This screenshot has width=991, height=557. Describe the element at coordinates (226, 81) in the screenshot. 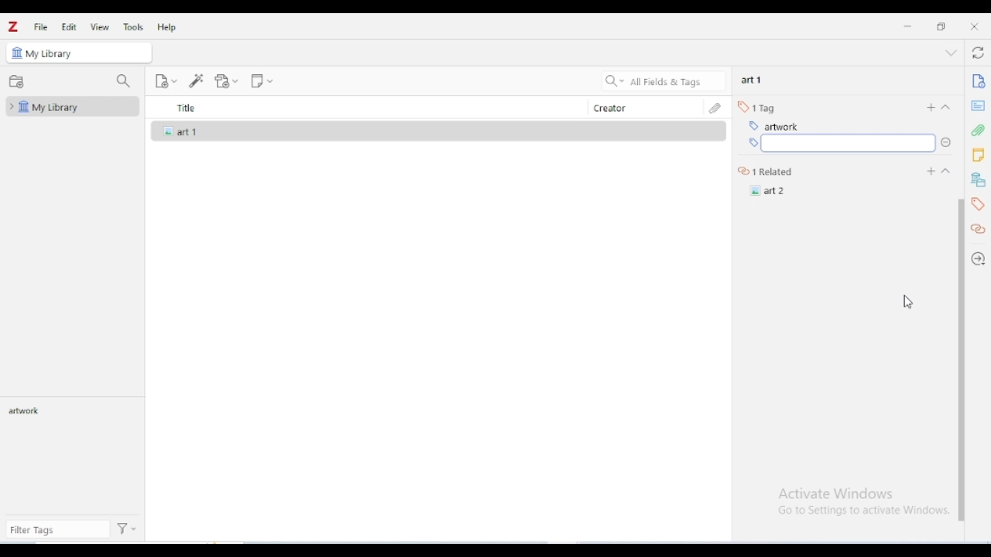

I see `add attachment` at that location.